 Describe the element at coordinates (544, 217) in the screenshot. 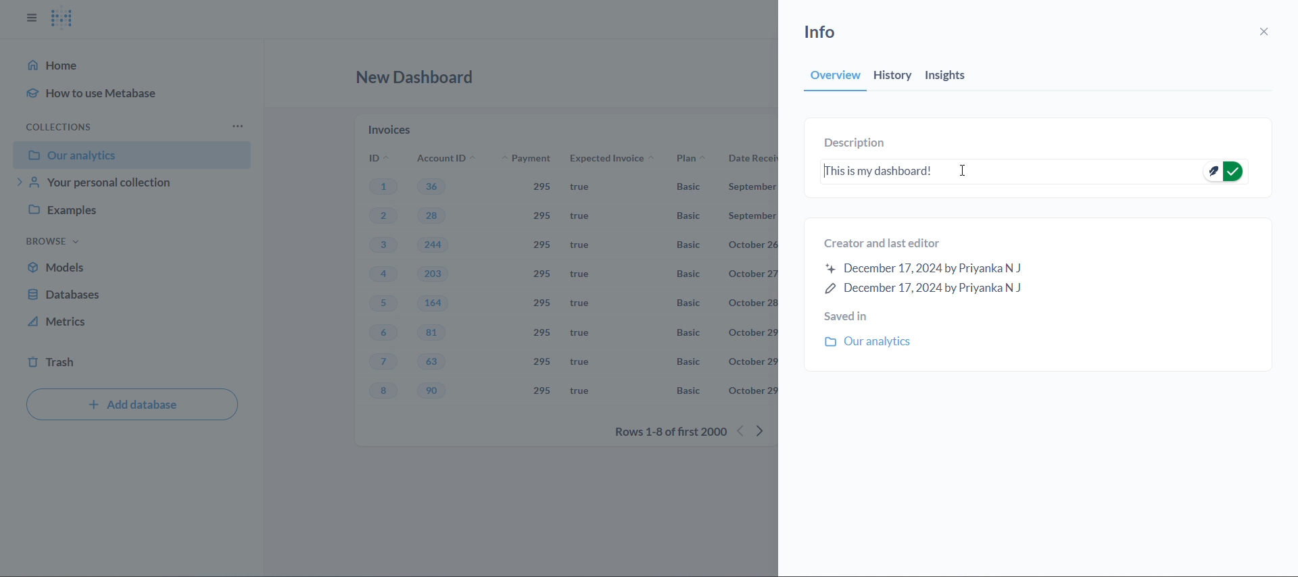

I see `295` at that location.